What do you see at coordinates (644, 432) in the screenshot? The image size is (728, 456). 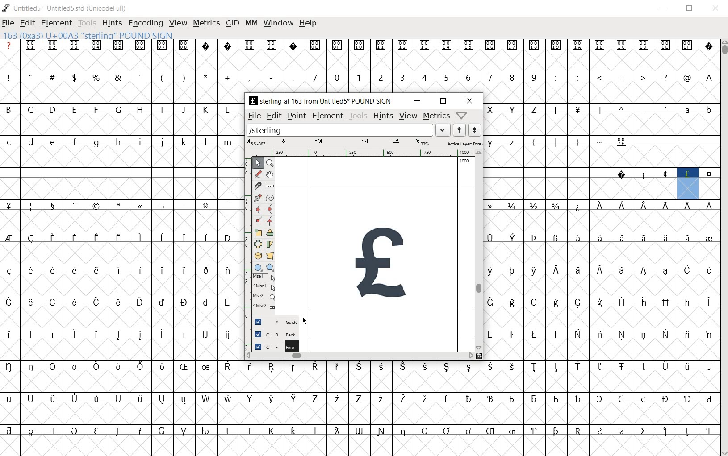 I see `Symbol` at bounding box center [644, 432].